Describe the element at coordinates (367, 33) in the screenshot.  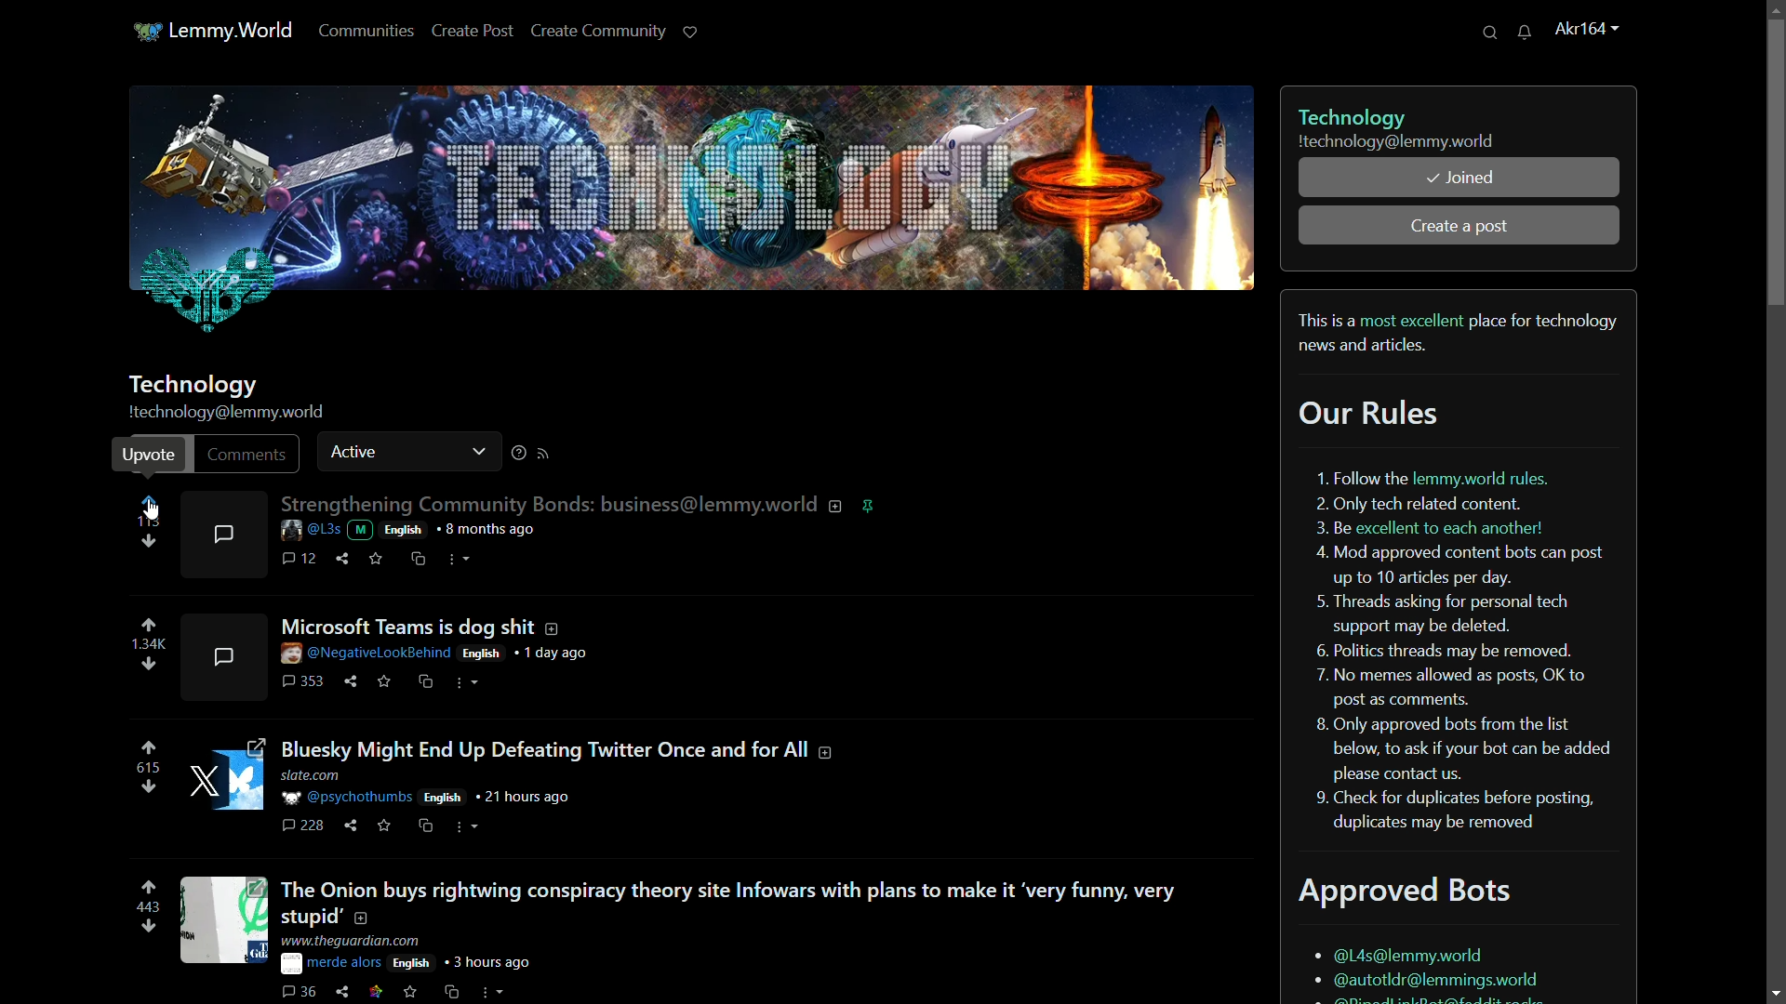
I see `communities` at that location.